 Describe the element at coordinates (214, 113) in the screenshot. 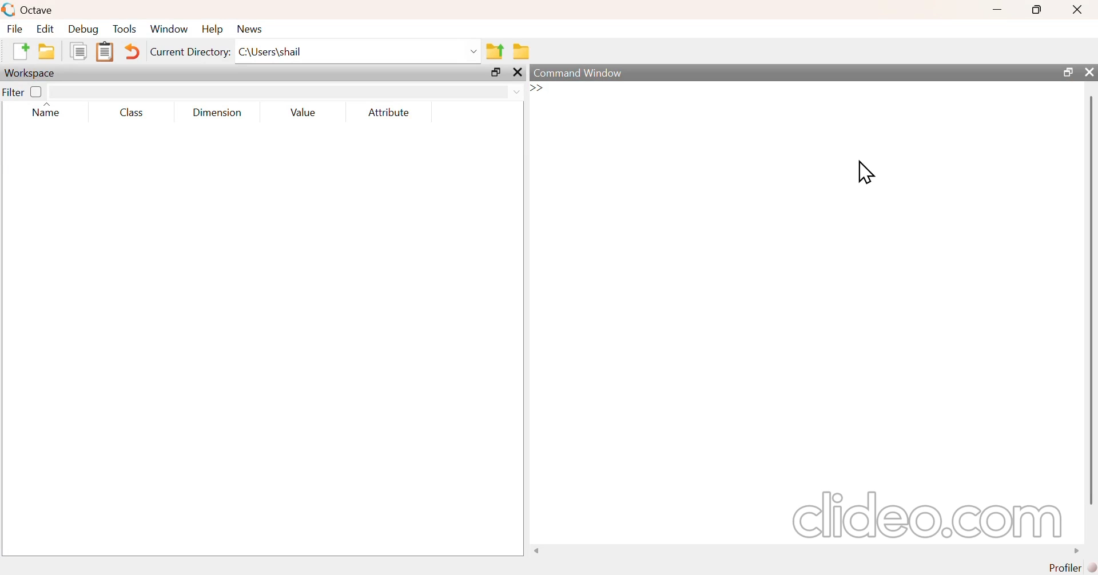

I see `dimension` at that location.